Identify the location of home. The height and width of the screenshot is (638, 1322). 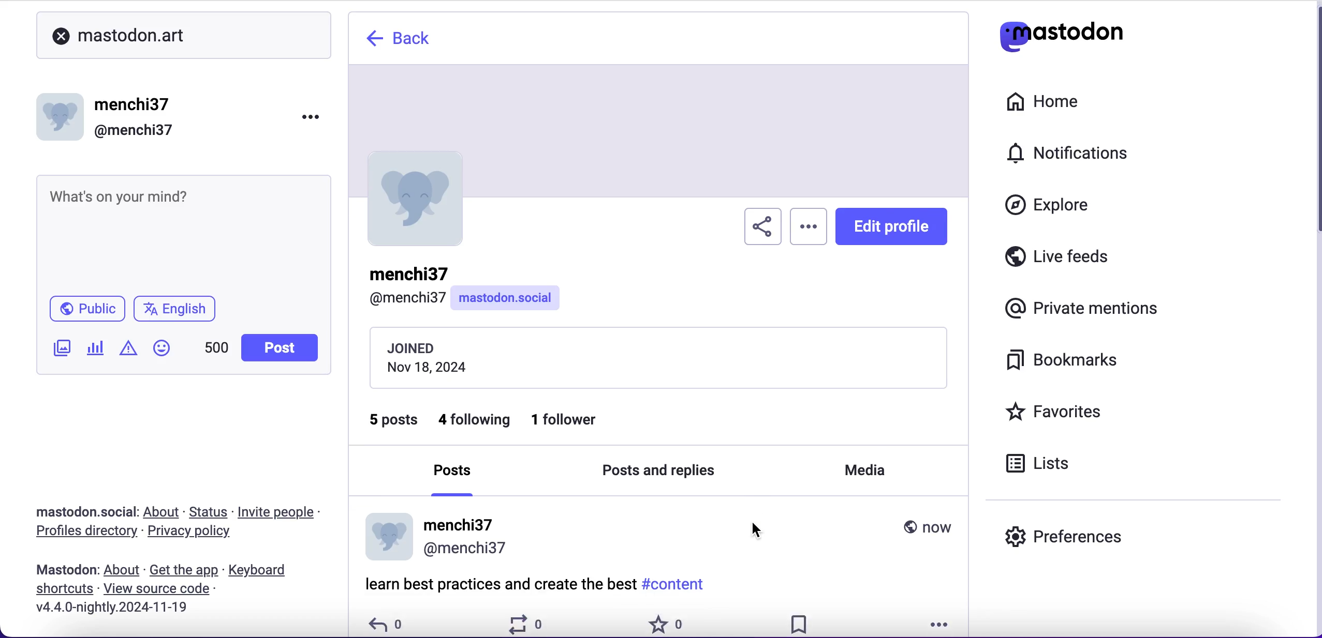
(1056, 102).